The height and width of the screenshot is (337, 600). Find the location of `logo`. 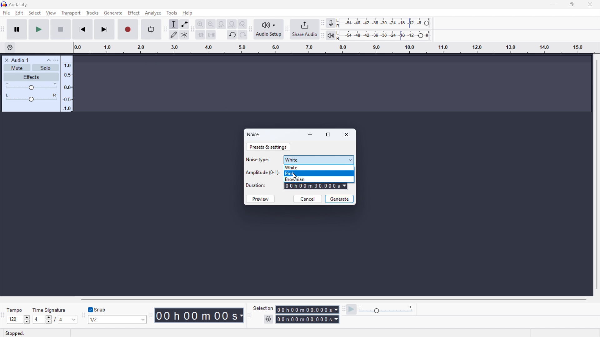

logo is located at coordinates (4, 4).